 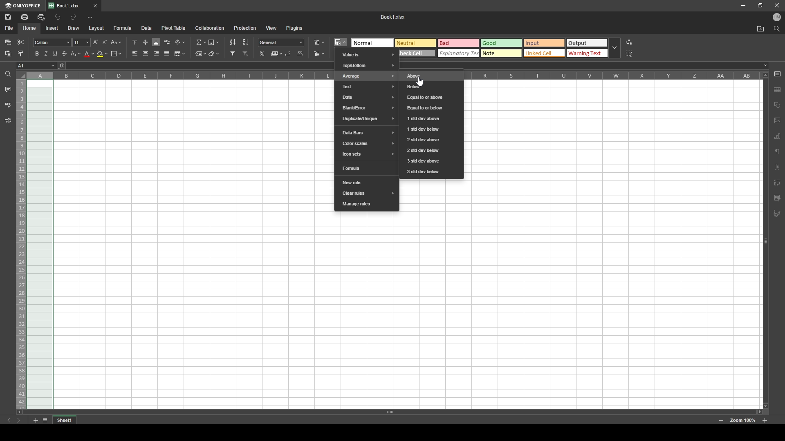 I want to click on remove filter, so click(x=246, y=53).